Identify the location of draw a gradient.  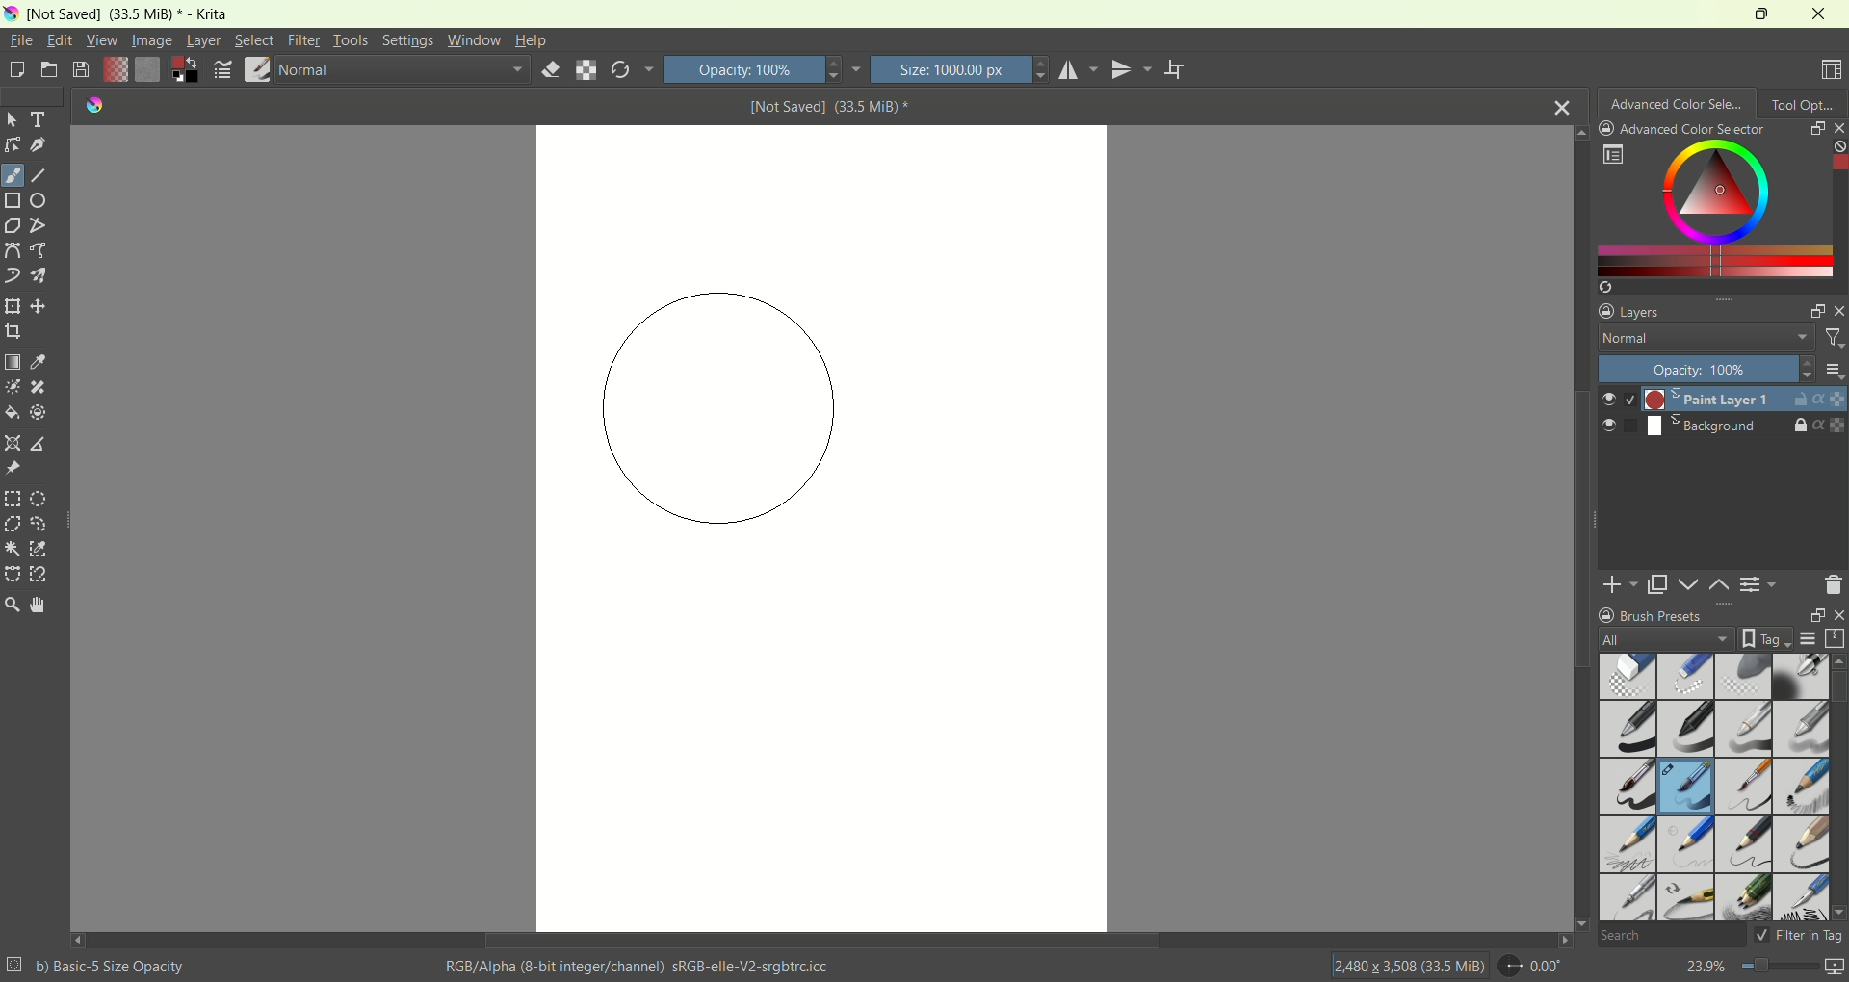
(13, 361).